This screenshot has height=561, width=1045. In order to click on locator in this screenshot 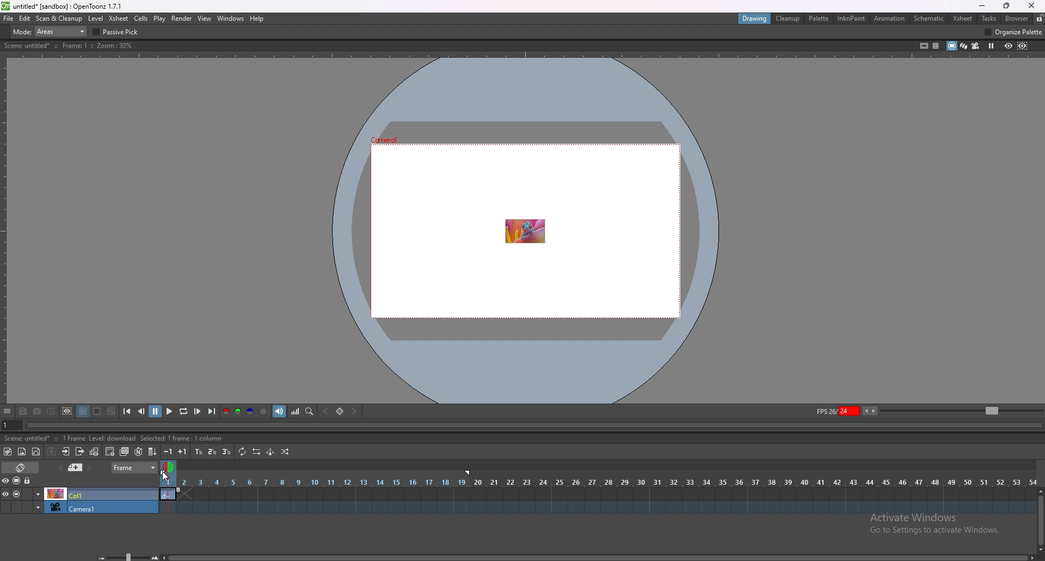, I will do `click(310, 412)`.